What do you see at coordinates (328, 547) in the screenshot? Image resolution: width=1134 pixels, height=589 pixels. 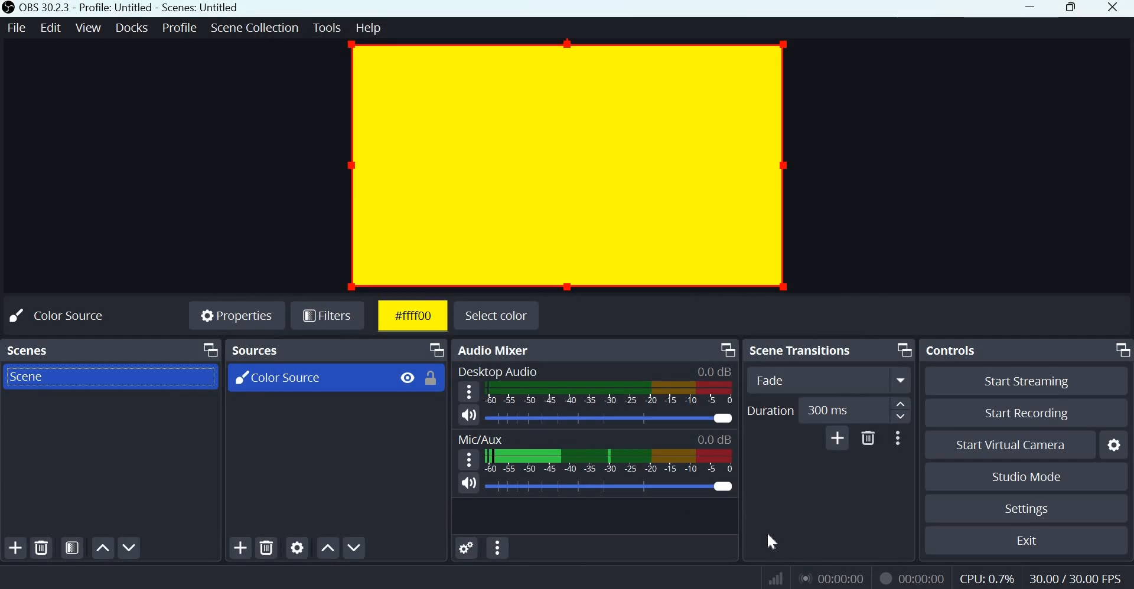 I see `Move source(s) up` at bounding box center [328, 547].